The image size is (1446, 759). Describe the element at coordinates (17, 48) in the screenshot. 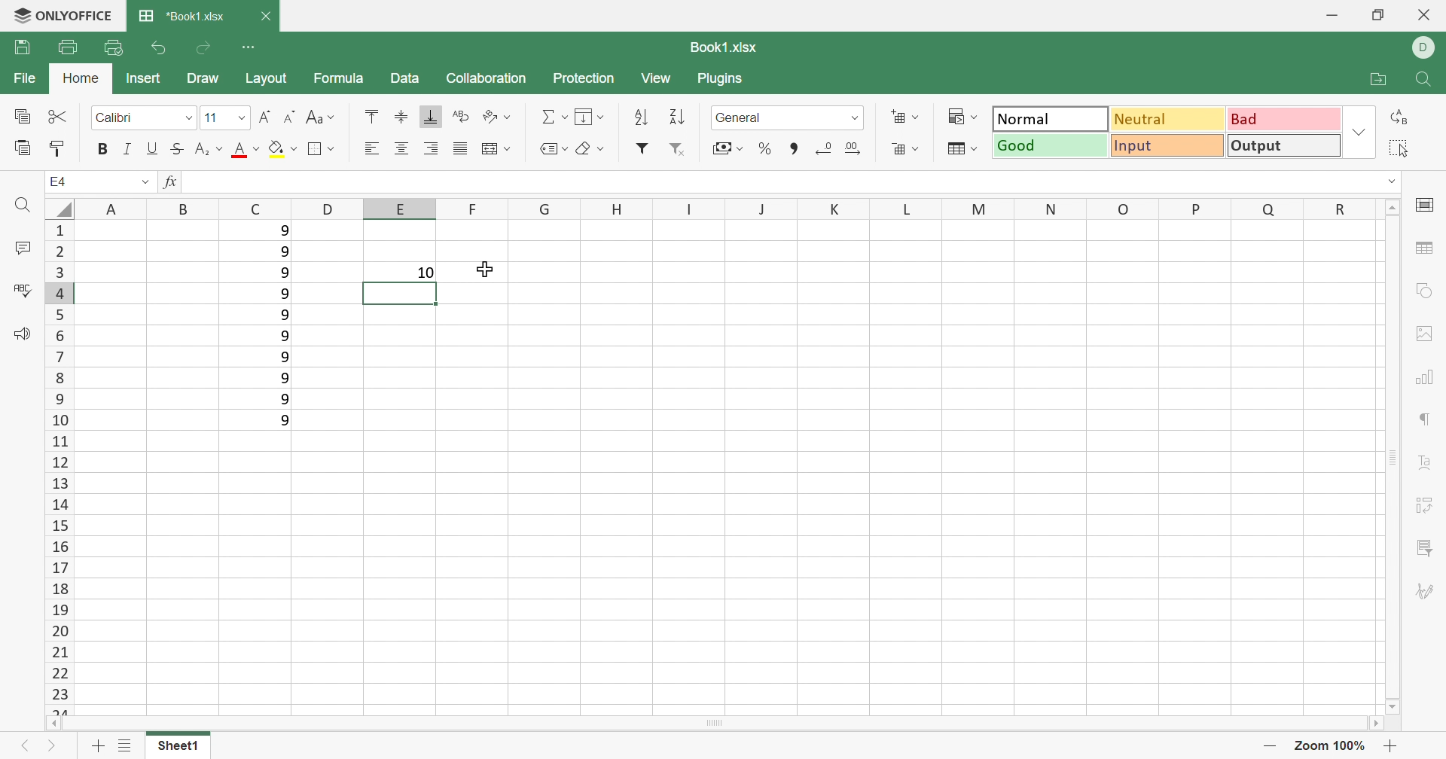

I see `Save` at that location.